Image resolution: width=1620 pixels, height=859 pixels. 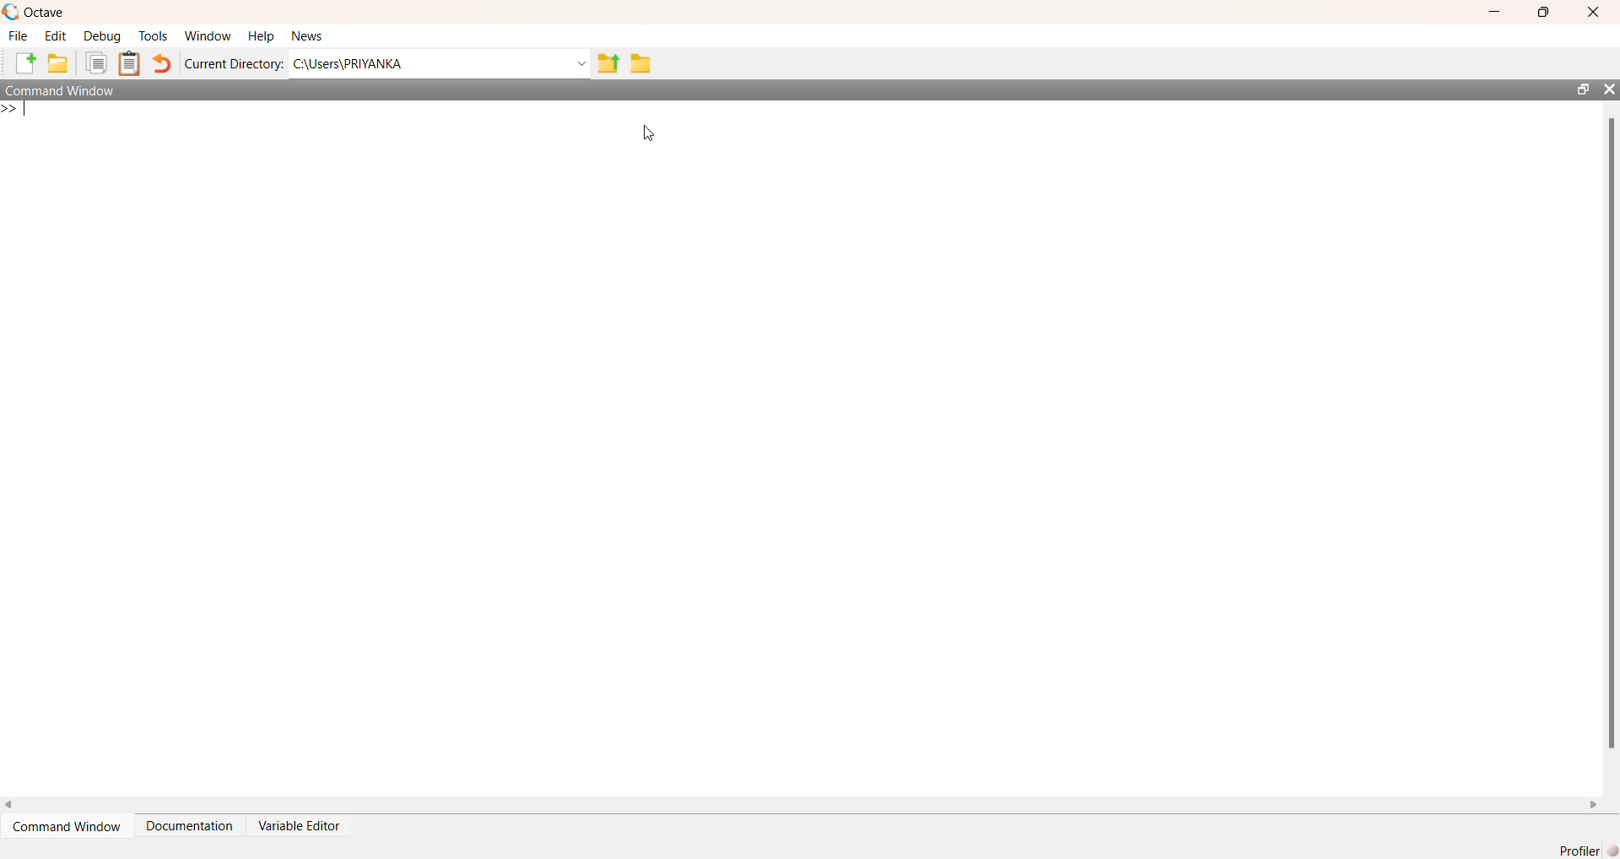 What do you see at coordinates (19, 36) in the screenshot?
I see `File` at bounding box center [19, 36].